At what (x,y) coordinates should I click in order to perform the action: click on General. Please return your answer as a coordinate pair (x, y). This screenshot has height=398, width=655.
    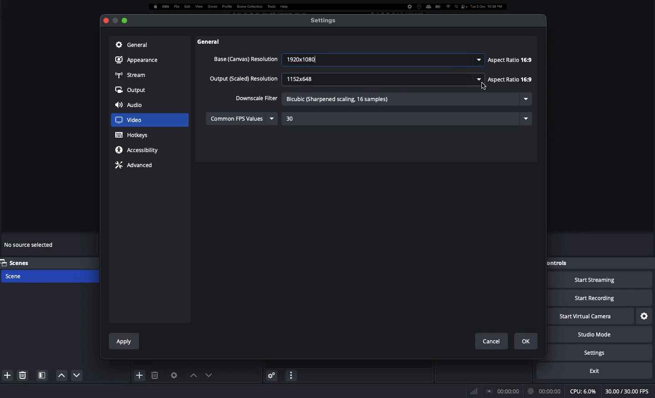
    Looking at the image, I should click on (131, 44).